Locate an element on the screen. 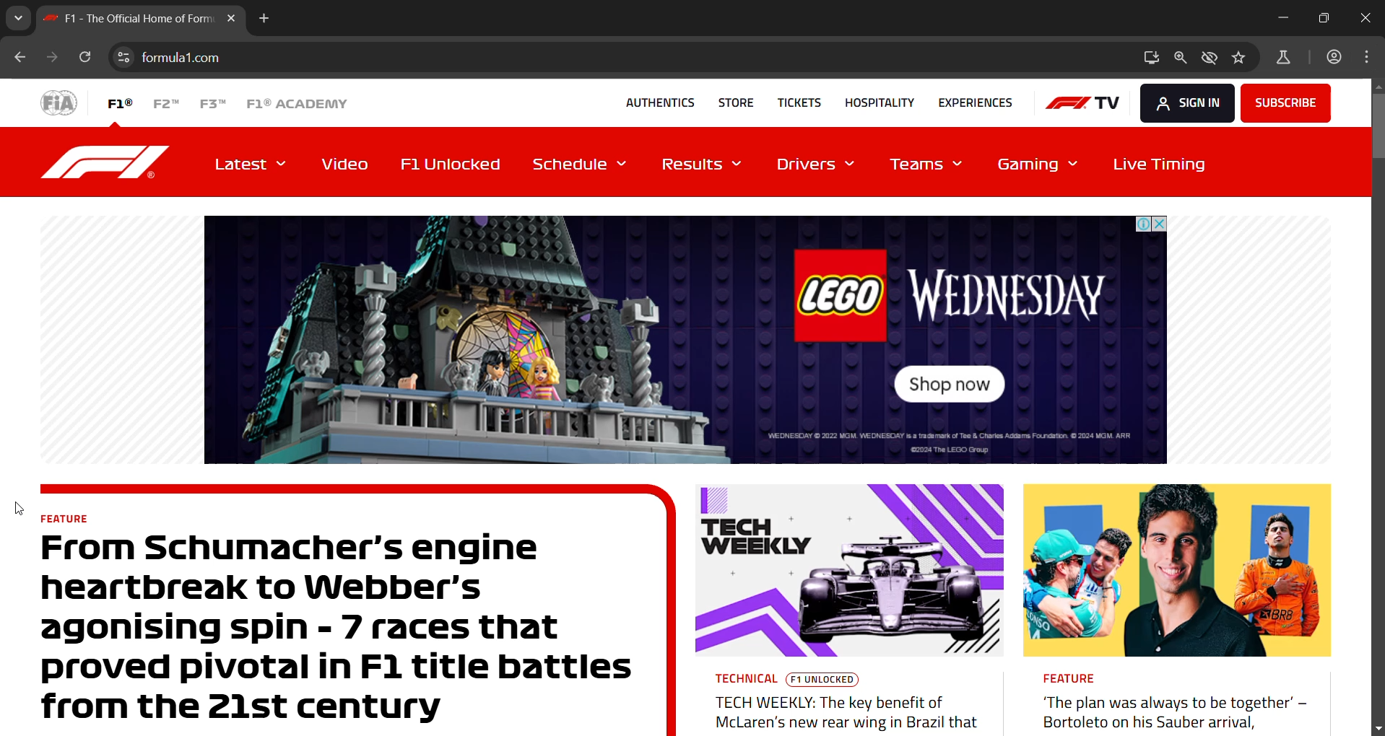 Image resolution: width=1385 pixels, height=736 pixels. Live Timing is located at coordinates (1155, 162).